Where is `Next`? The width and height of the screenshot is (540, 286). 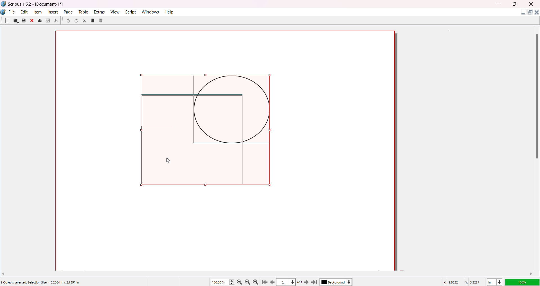 Next is located at coordinates (305, 282).